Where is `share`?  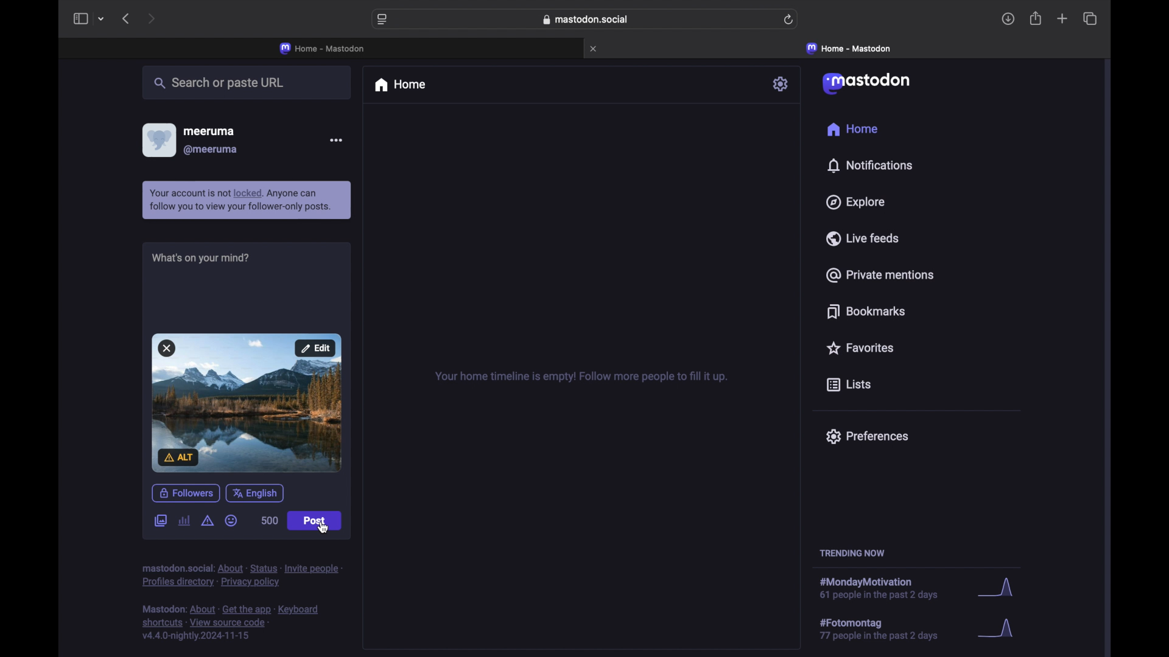 share is located at coordinates (1035, 19).